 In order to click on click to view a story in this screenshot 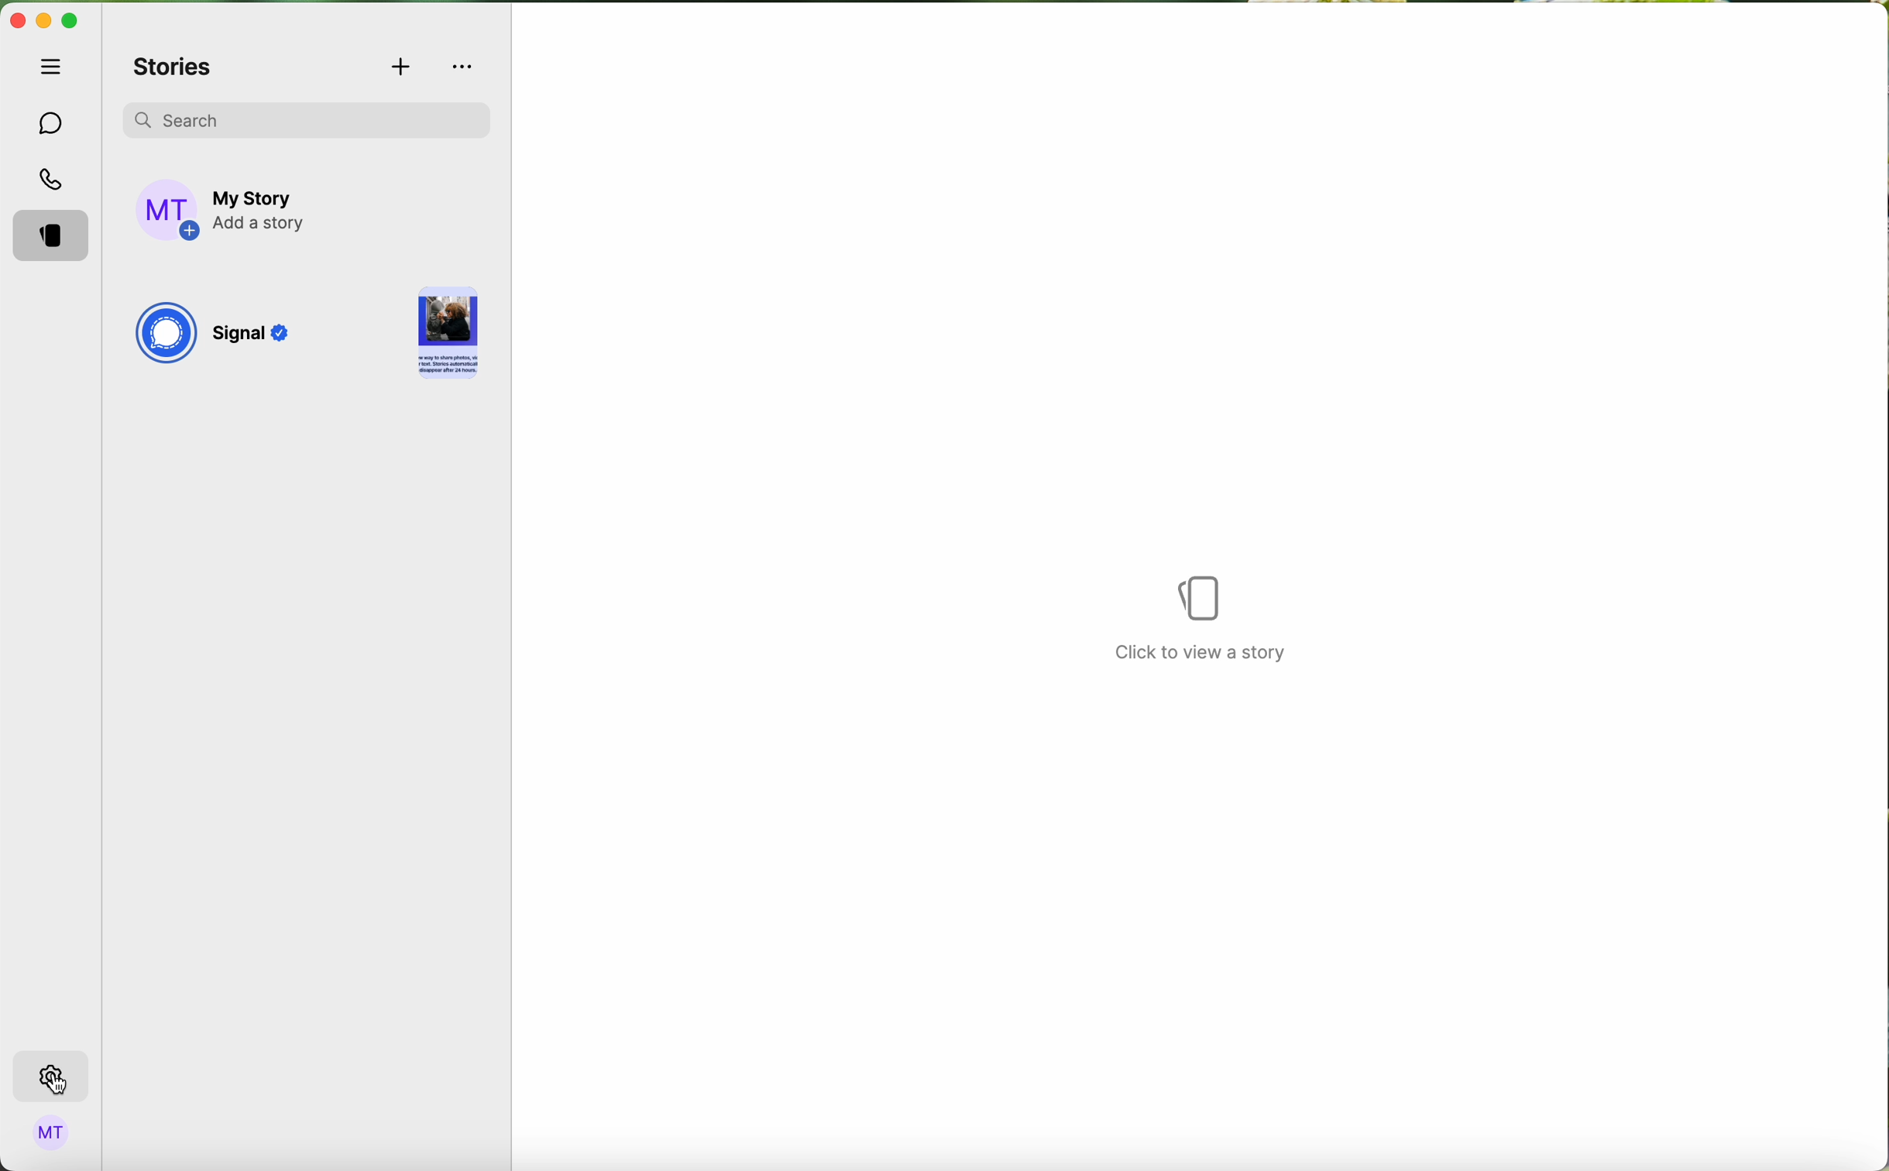, I will do `click(1205, 657)`.